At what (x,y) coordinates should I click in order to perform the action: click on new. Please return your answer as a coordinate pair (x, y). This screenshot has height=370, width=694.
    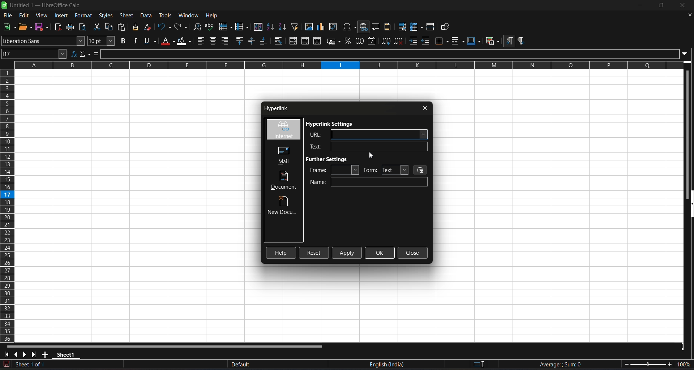
    Looking at the image, I should click on (26, 27).